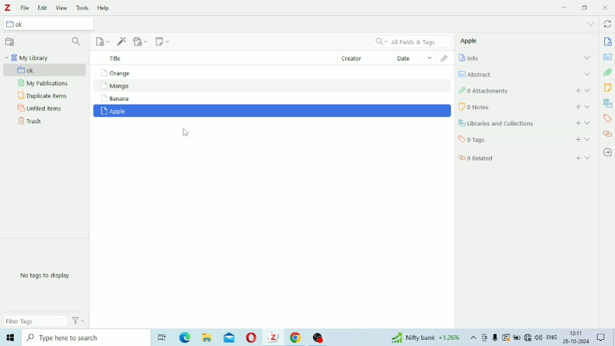 The height and width of the screenshot is (346, 615). What do you see at coordinates (609, 23) in the screenshot?
I see `Sync with zotero.org` at bounding box center [609, 23].